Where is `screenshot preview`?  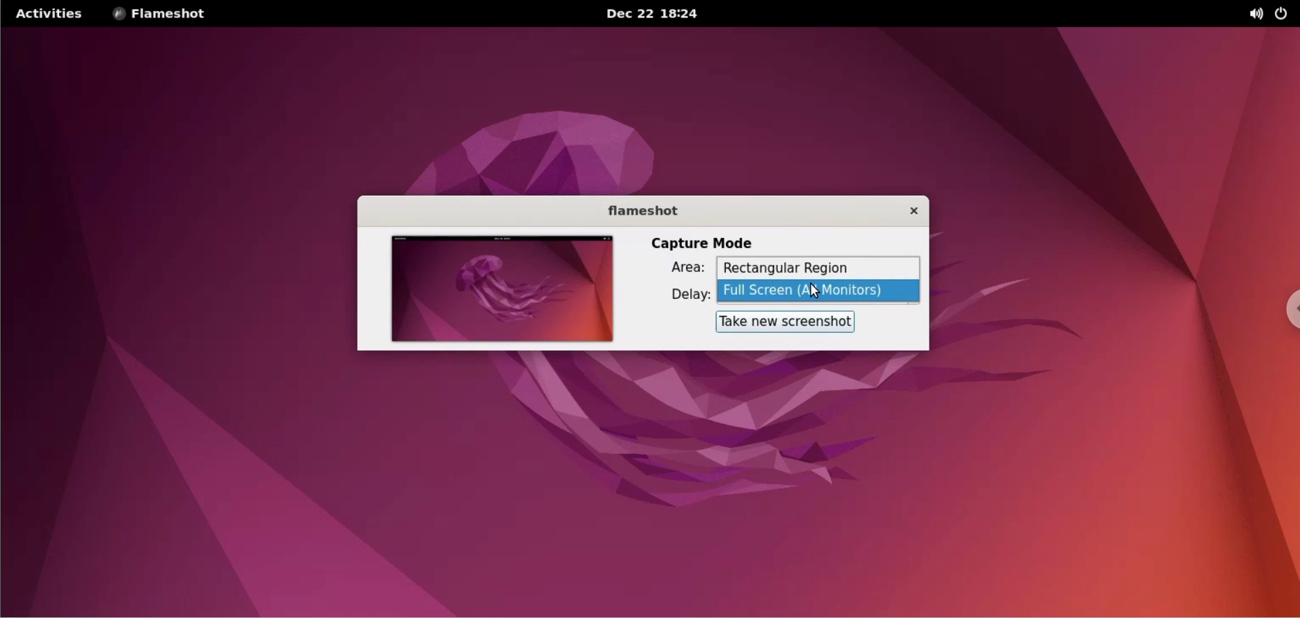 screenshot preview is located at coordinates (502, 287).